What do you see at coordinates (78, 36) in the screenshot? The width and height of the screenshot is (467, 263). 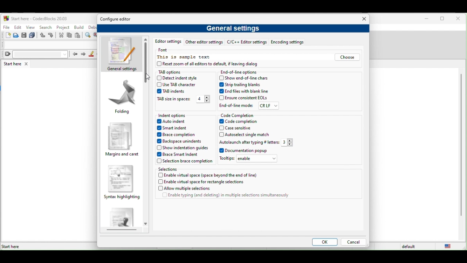 I see `paste` at bounding box center [78, 36].